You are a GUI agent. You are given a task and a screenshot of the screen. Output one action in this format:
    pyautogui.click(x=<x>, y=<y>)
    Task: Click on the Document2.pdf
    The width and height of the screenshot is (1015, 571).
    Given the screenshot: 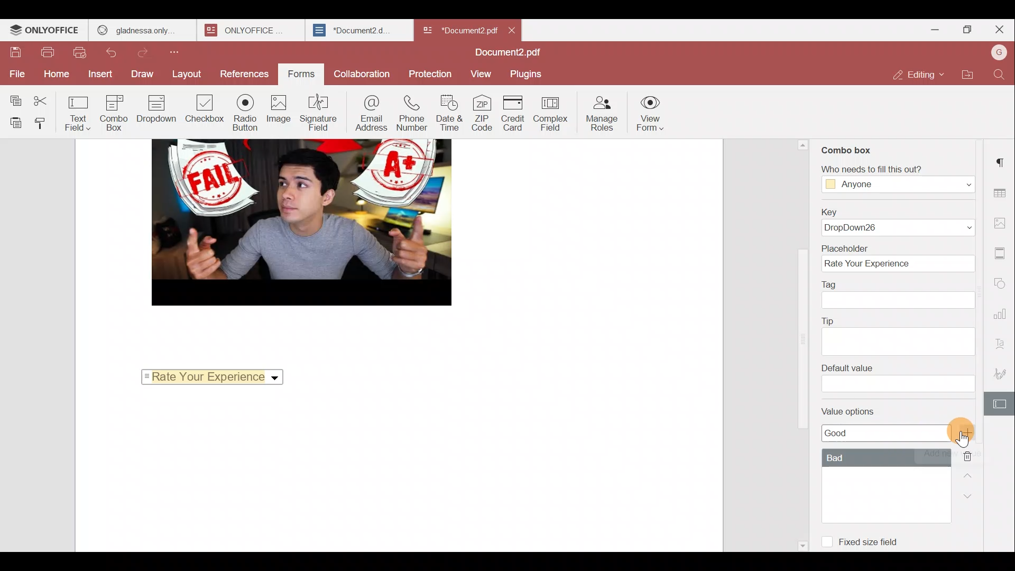 What is the action you would take?
    pyautogui.click(x=508, y=52)
    